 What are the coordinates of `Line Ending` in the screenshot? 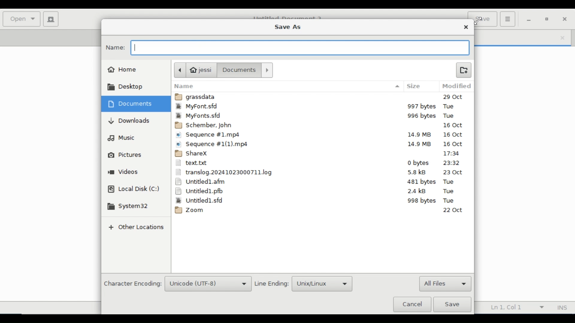 It's located at (271, 283).